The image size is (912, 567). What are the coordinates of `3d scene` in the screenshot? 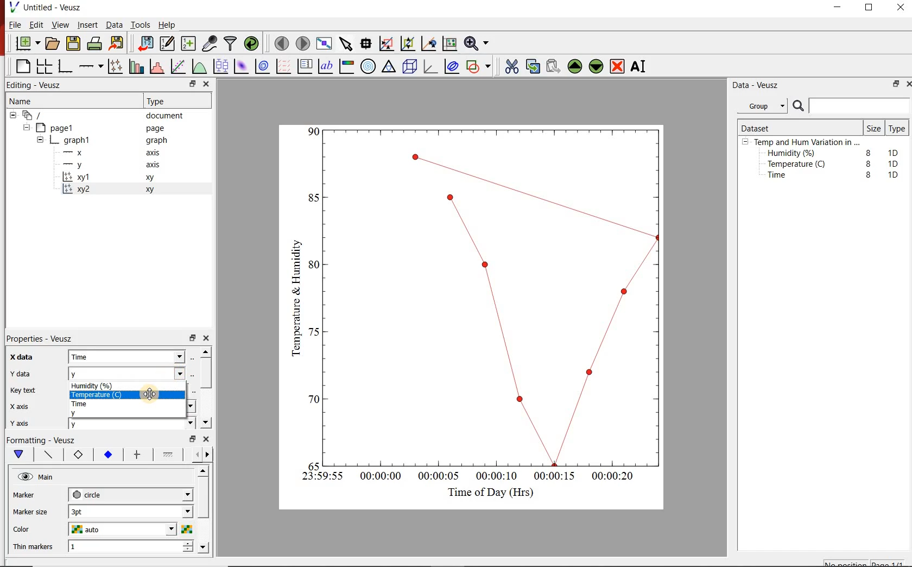 It's located at (410, 68).